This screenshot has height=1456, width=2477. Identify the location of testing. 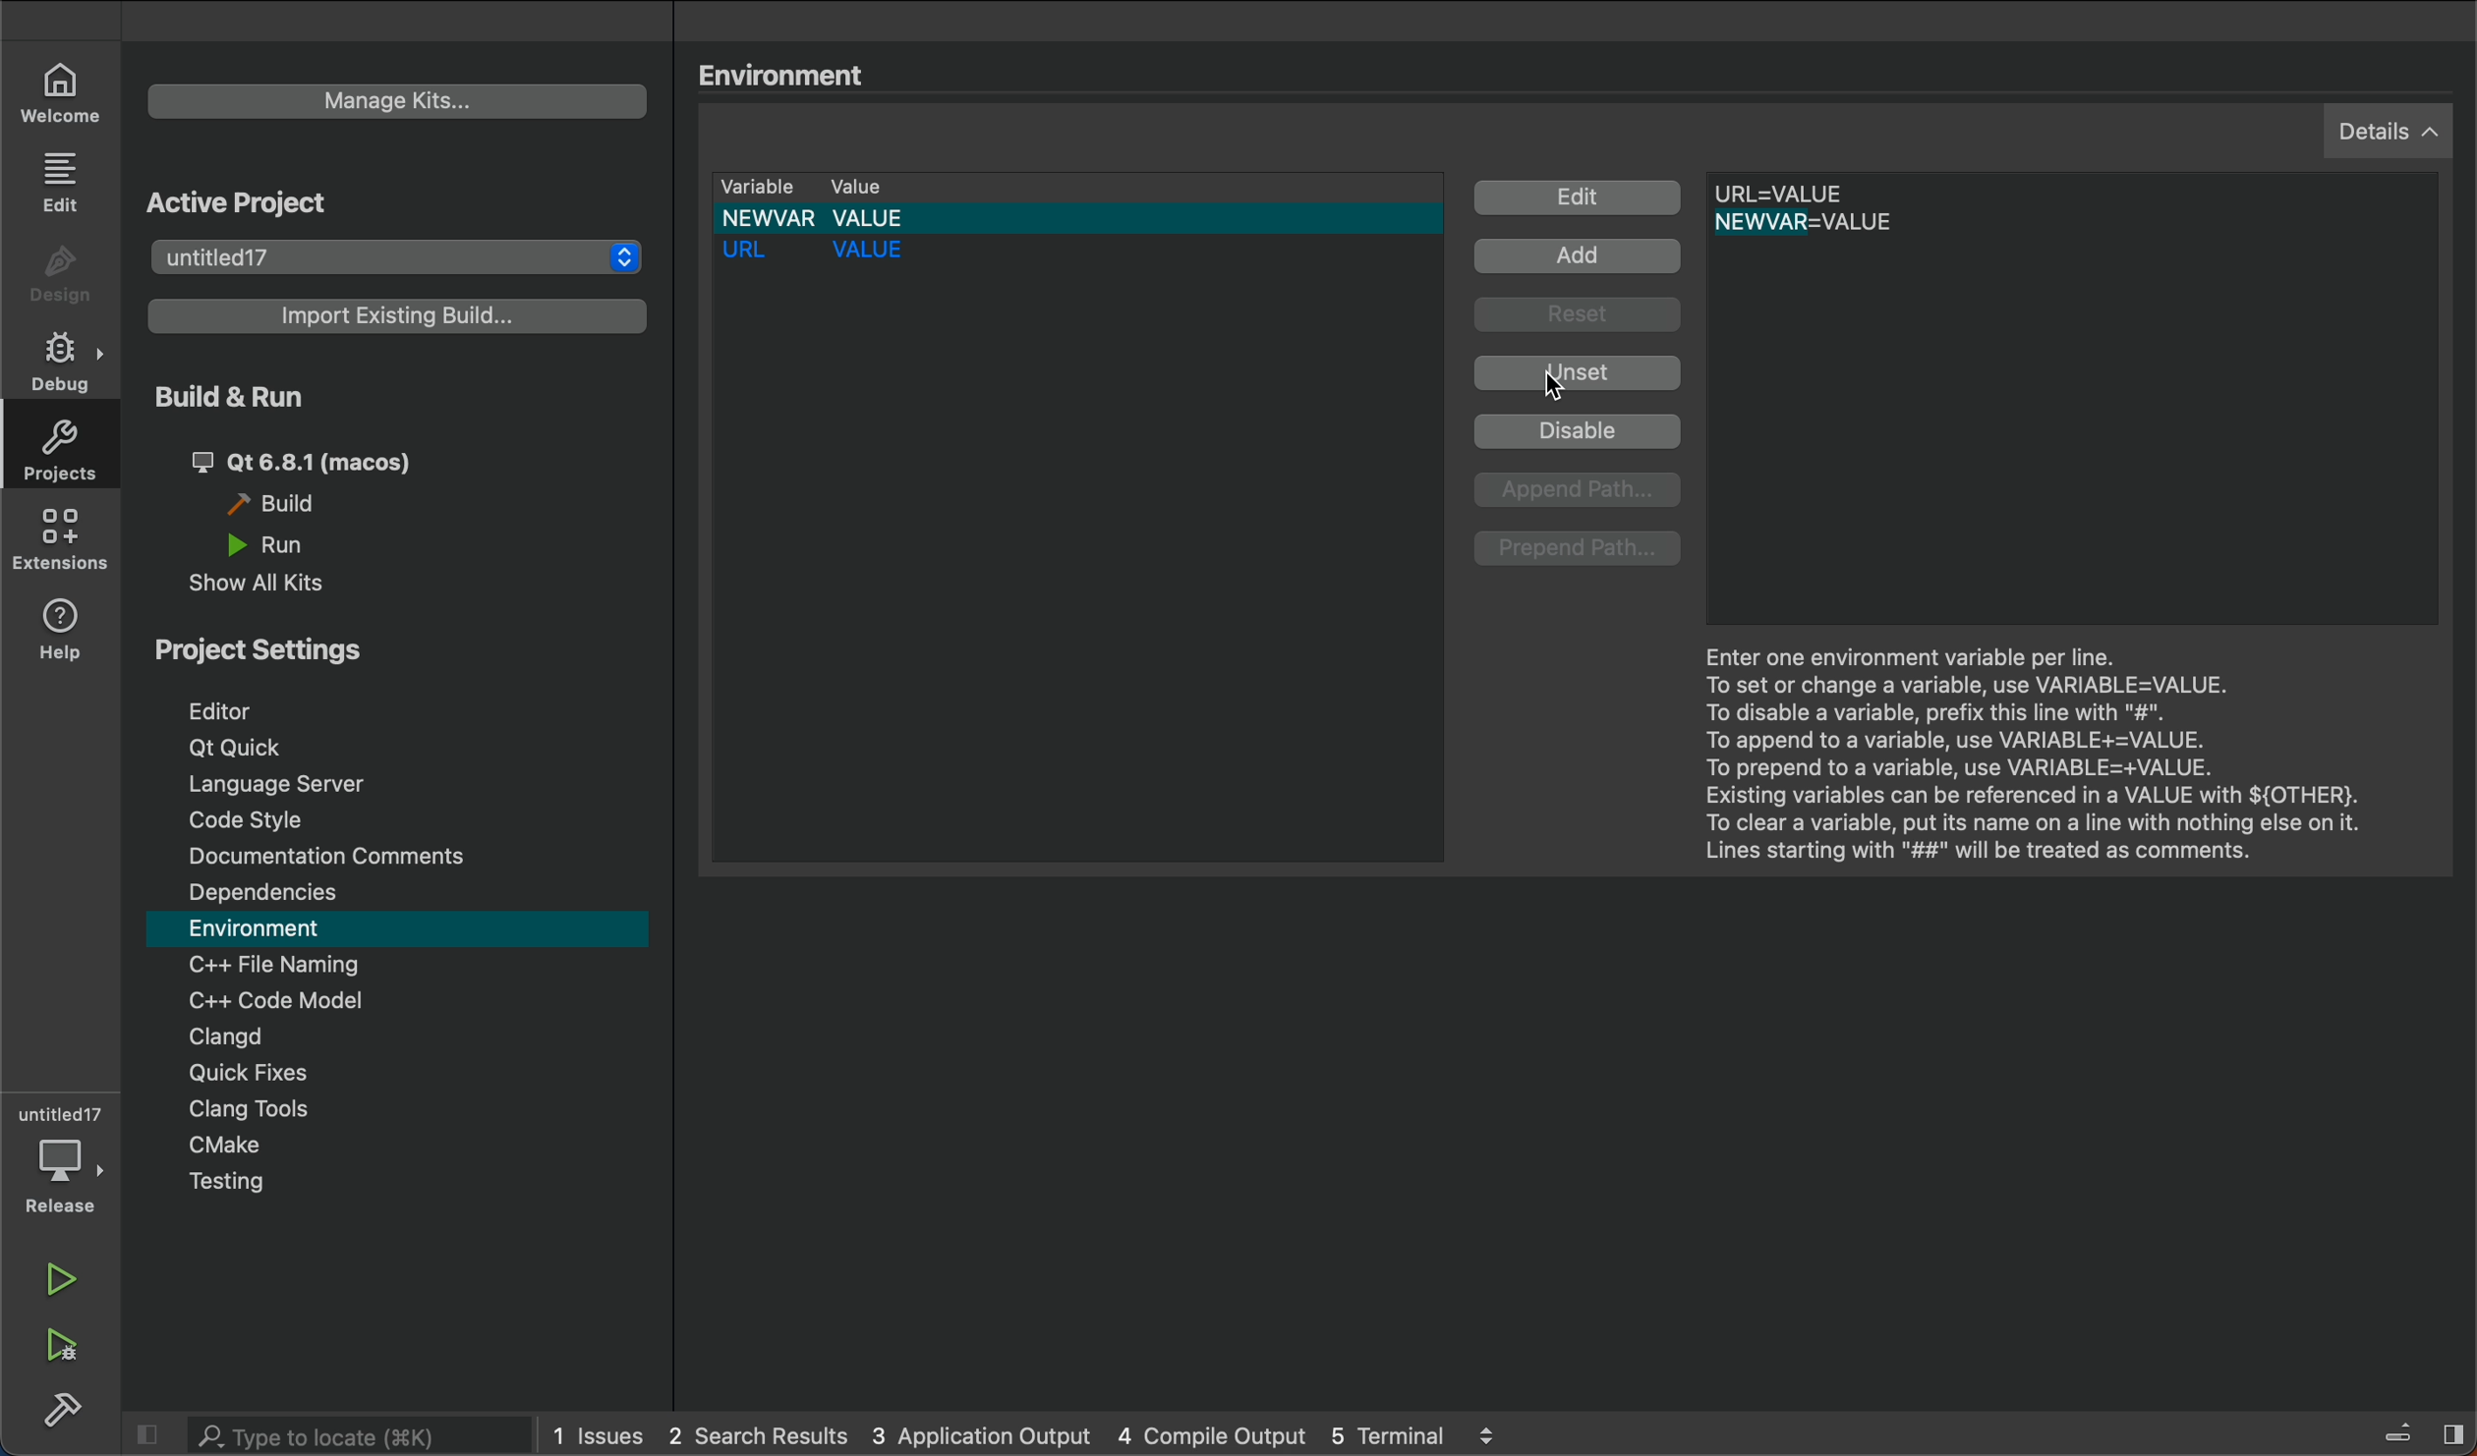
(228, 1187).